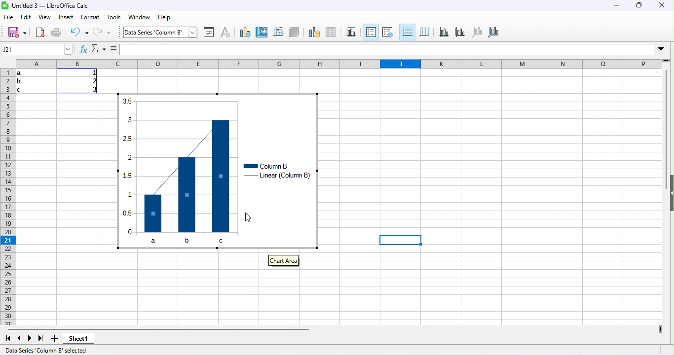 Image resolution: width=674 pixels, height=356 pixels. I want to click on y axis, so click(463, 32).